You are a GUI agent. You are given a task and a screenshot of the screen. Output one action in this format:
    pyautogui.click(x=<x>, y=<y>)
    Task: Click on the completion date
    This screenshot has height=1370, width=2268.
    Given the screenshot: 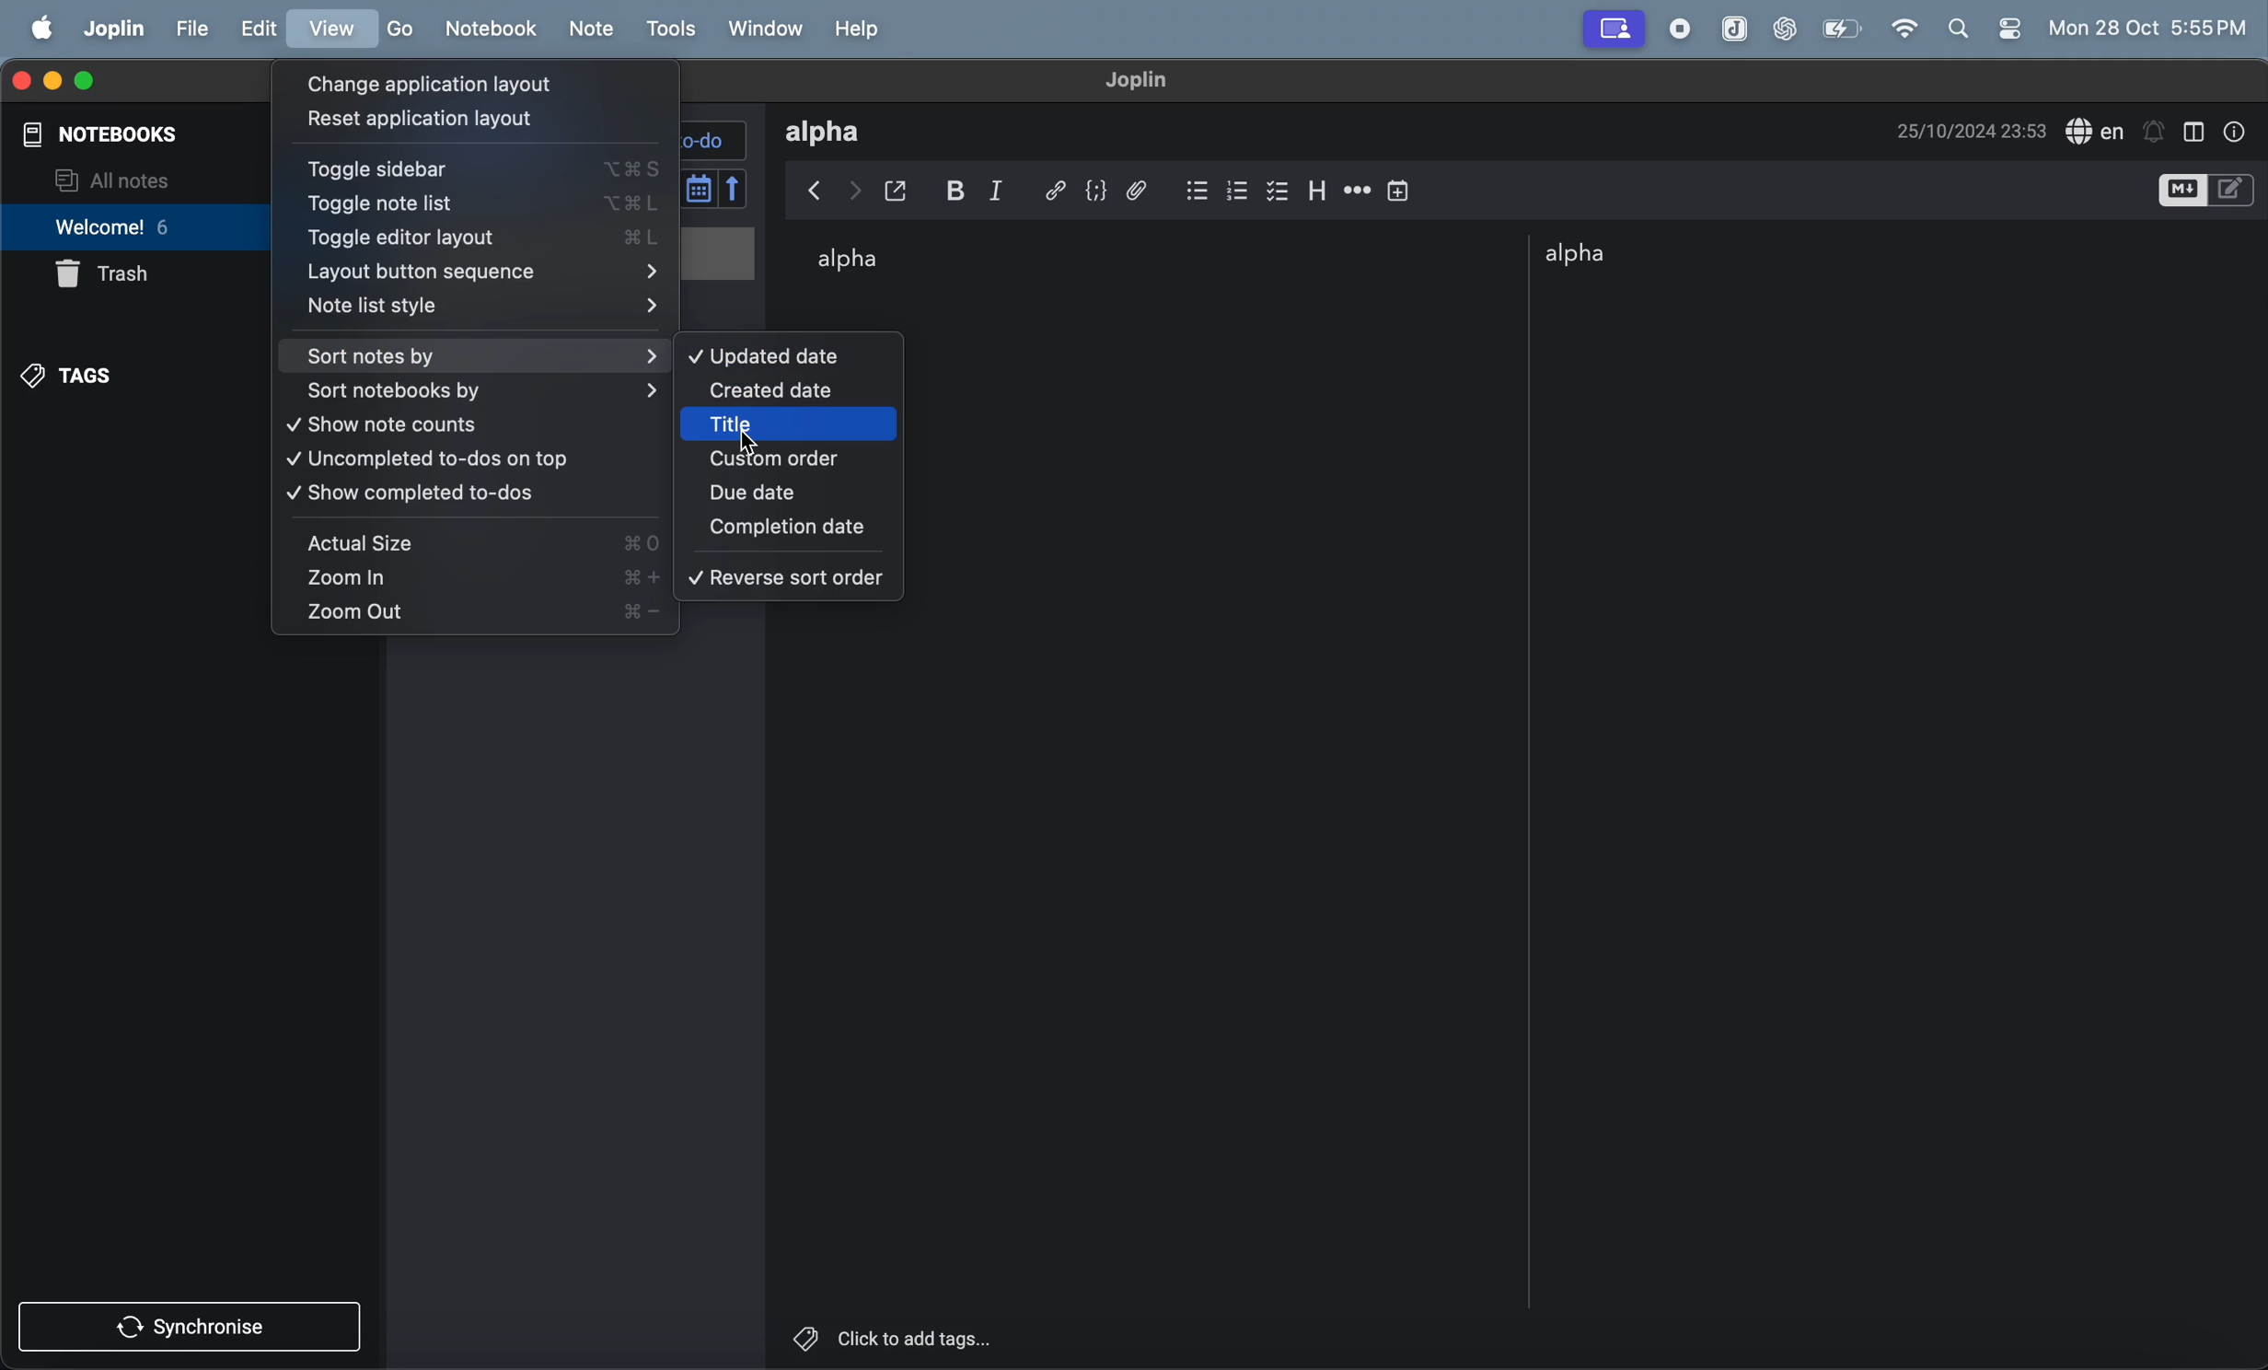 What is the action you would take?
    pyautogui.click(x=789, y=528)
    